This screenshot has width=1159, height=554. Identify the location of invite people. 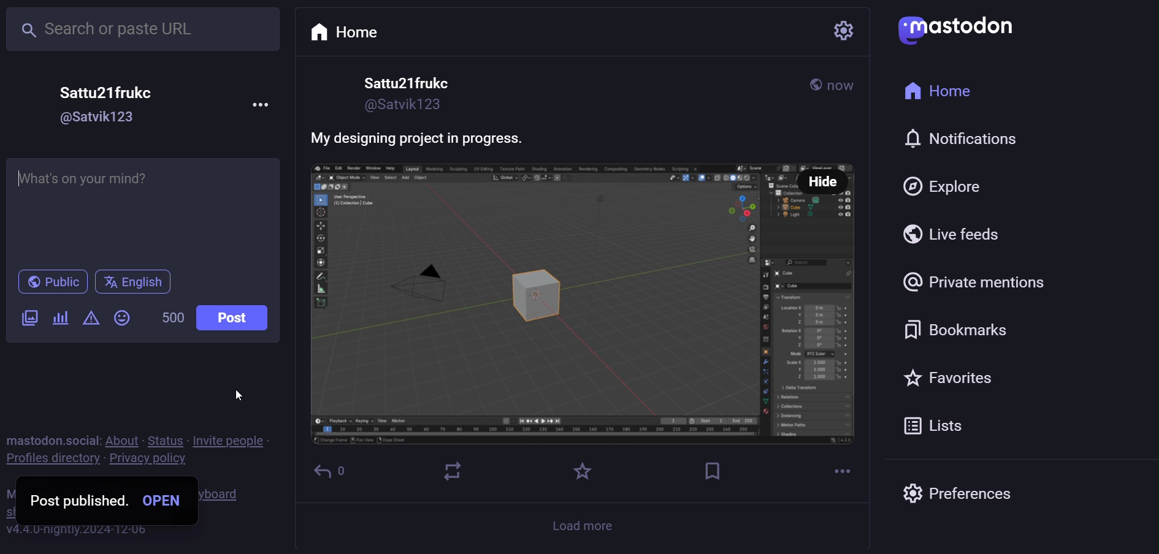
(231, 439).